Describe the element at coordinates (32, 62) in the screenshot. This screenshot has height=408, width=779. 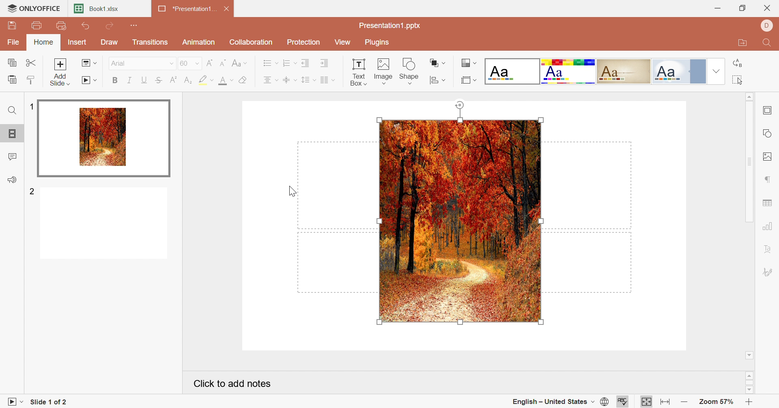
I see `Cut` at that location.